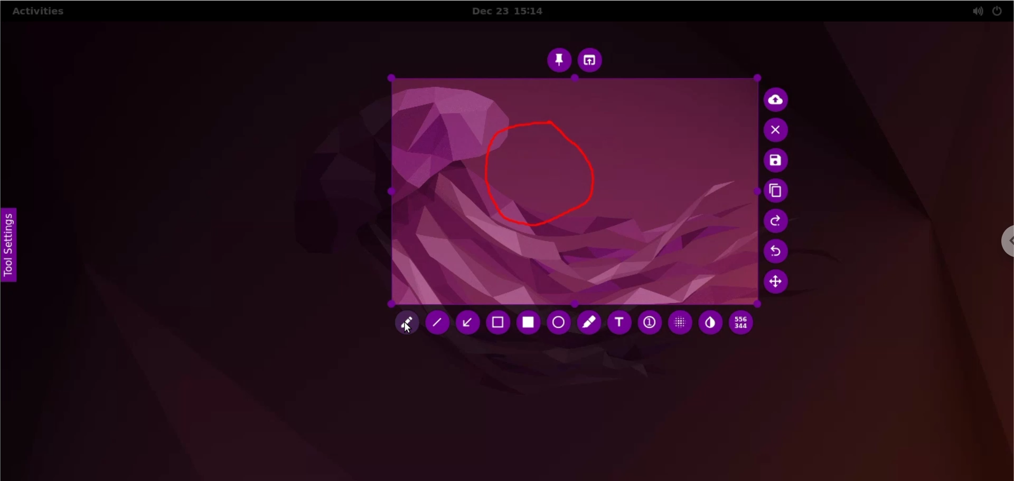  What do you see at coordinates (681, 324) in the screenshot?
I see `pixelette` at bounding box center [681, 324].